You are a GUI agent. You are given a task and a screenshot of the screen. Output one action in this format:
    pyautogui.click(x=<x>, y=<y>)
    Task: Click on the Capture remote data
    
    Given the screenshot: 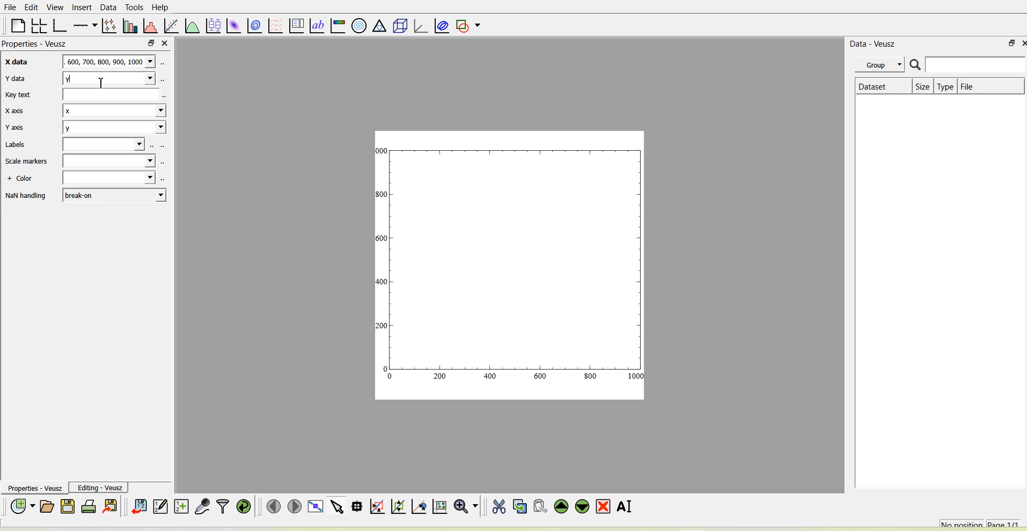 What is the action you would take?
    pyautogui.click(x=203, y=506)
    